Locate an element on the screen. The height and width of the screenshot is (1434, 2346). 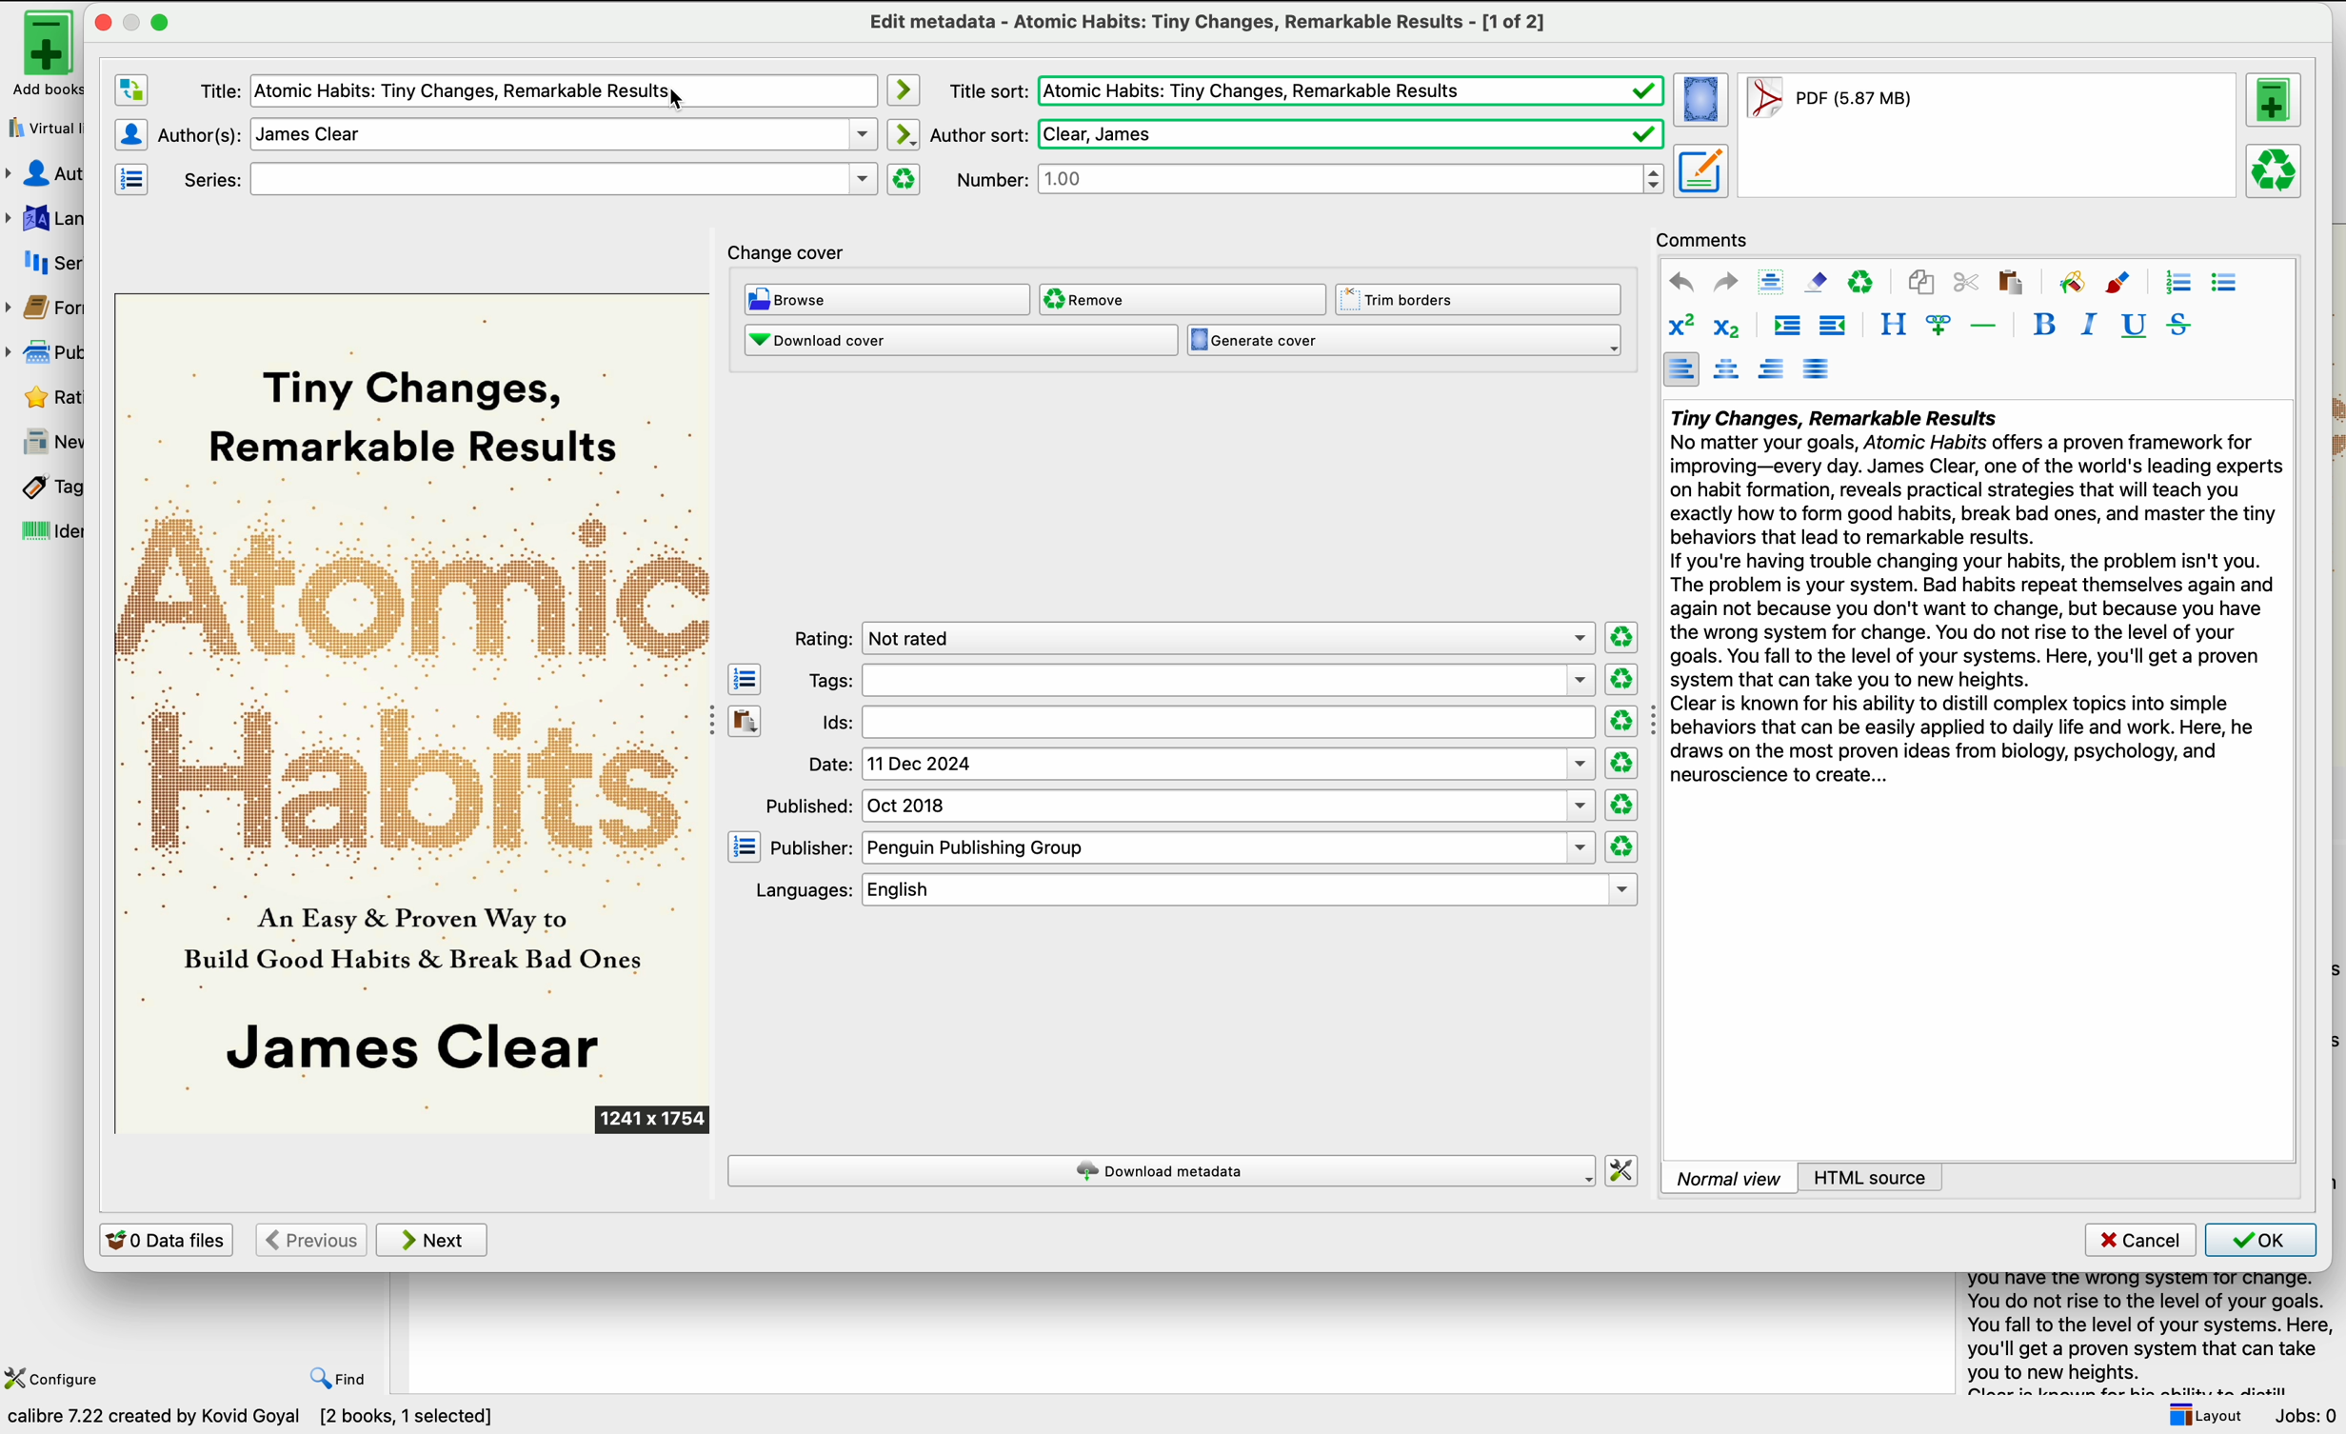
paste is located at coordinates (2010, 282).